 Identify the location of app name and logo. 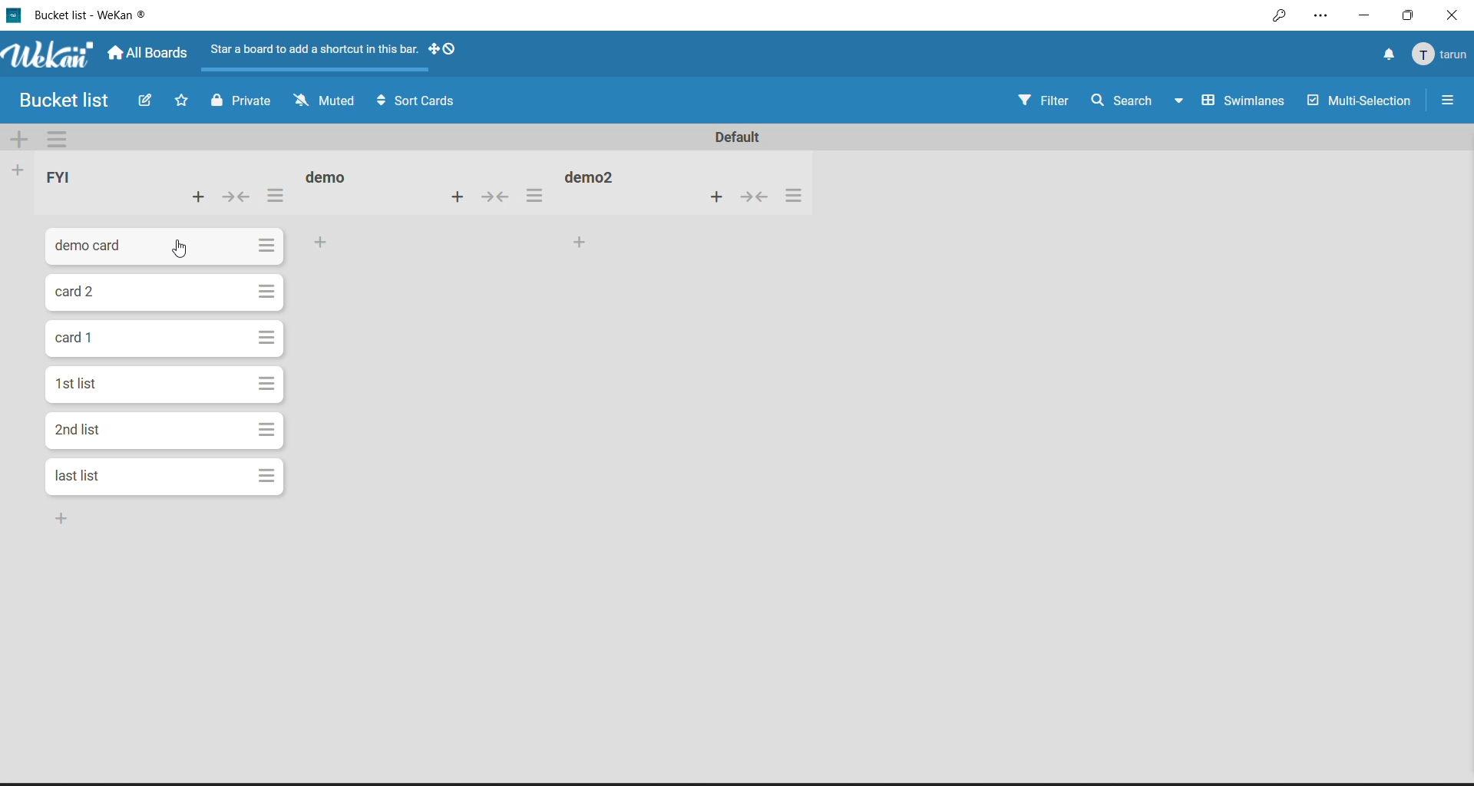
(50, 55).